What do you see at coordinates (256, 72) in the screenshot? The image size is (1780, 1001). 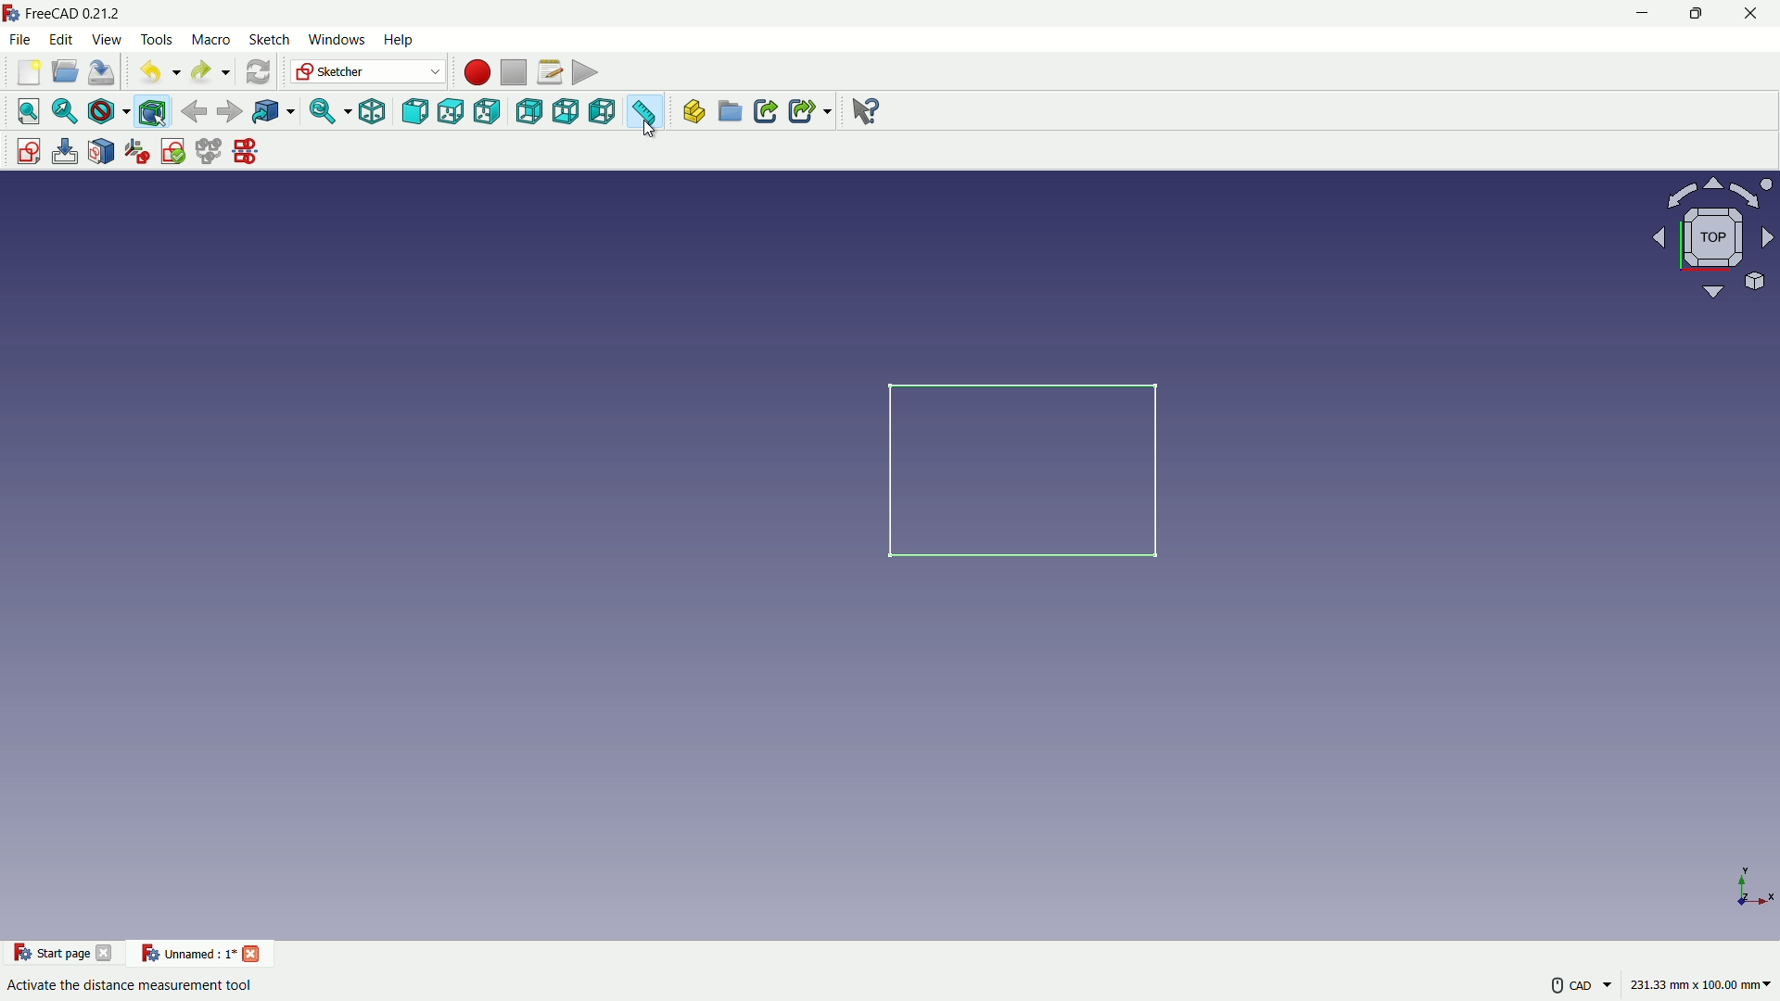 I see `refresh` at bounding box center [256, 72].